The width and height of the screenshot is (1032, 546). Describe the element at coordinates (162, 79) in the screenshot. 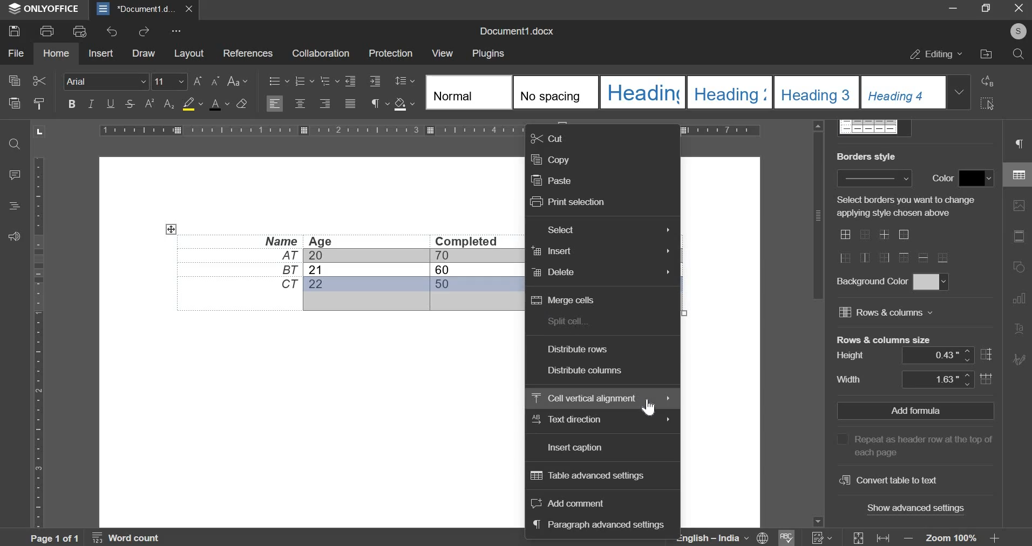

I see `font size` at that location.